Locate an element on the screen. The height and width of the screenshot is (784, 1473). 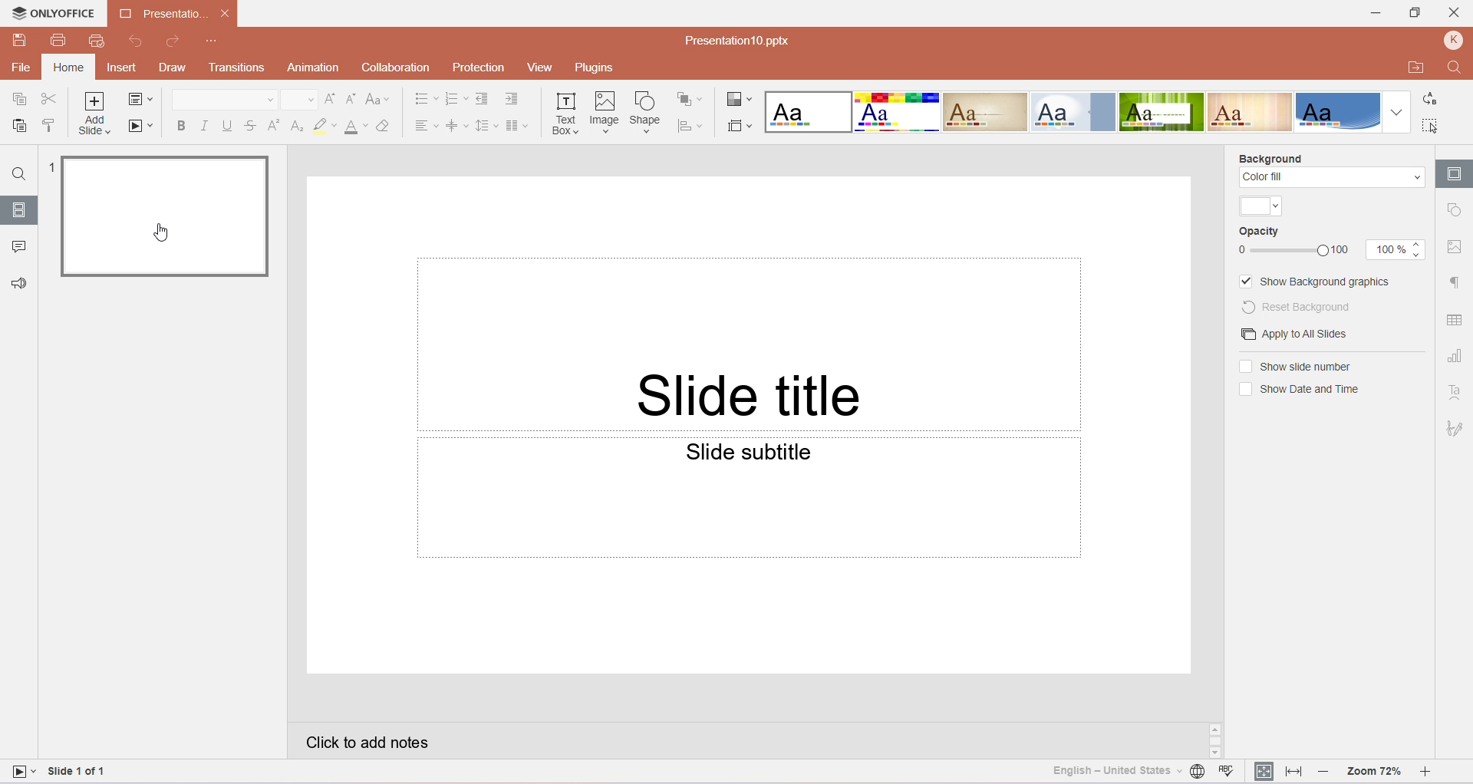
1 is located at coordinates (49, 166).